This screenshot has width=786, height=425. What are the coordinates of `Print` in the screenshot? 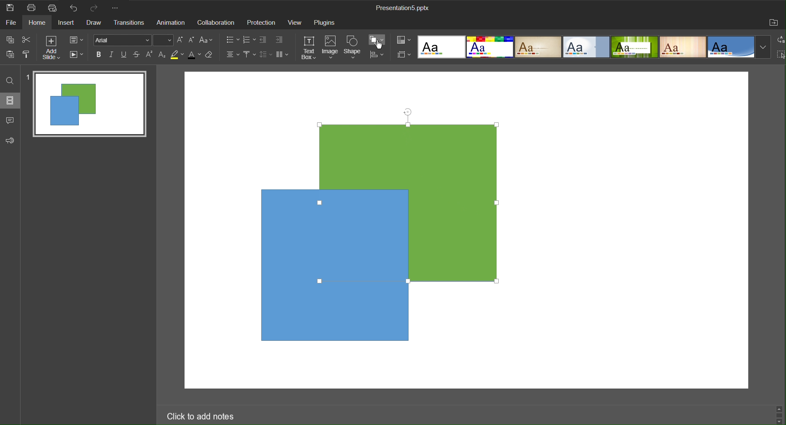 It's located at (33, 8).